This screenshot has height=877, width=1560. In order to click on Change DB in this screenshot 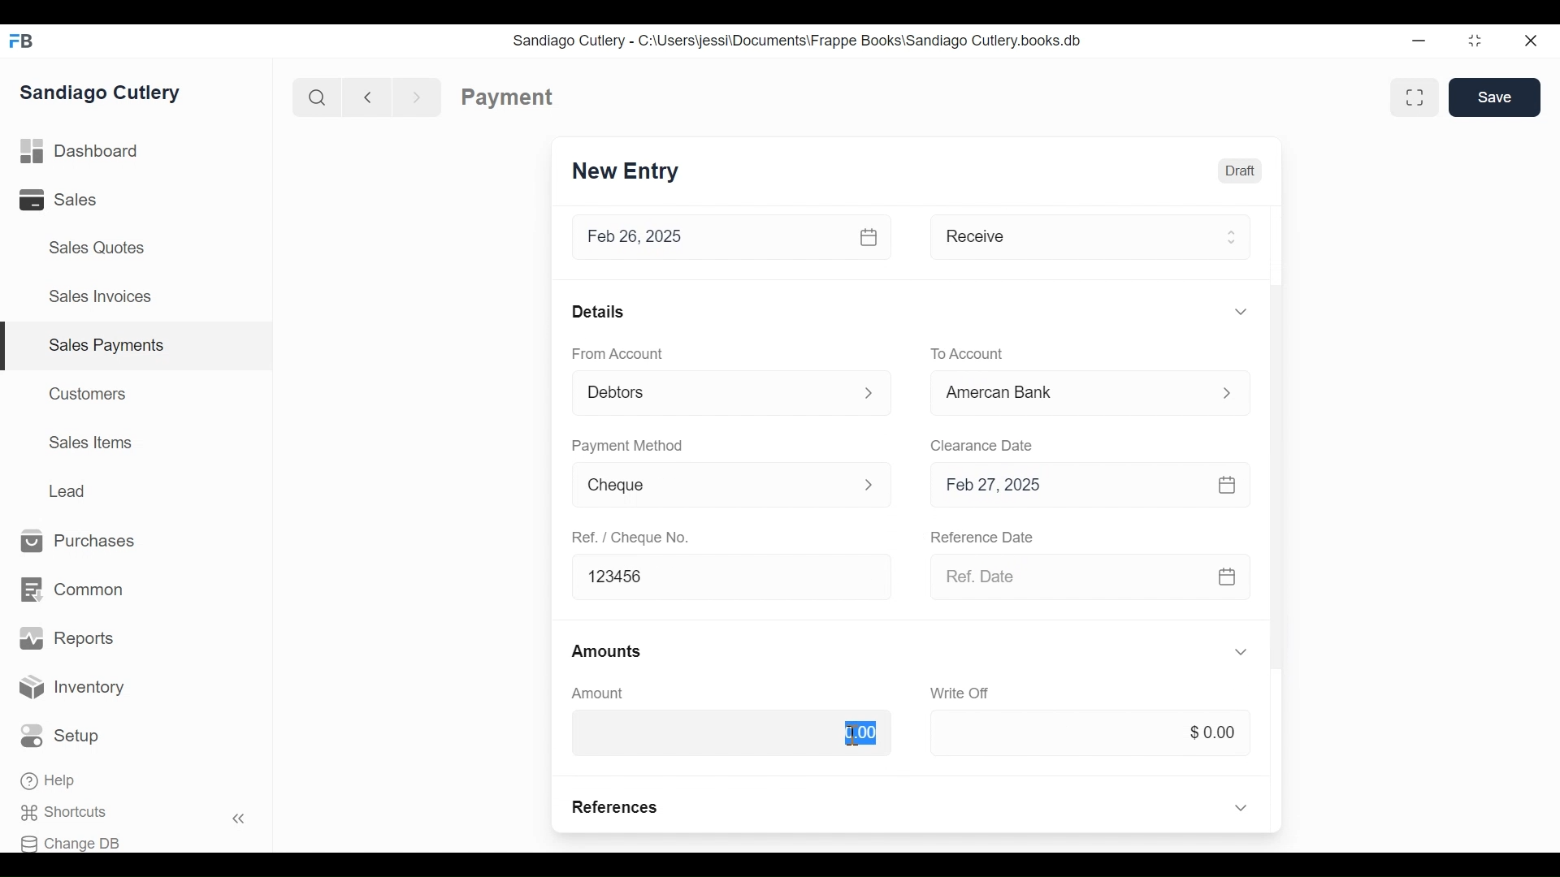, I will do `click(76, 841)`.